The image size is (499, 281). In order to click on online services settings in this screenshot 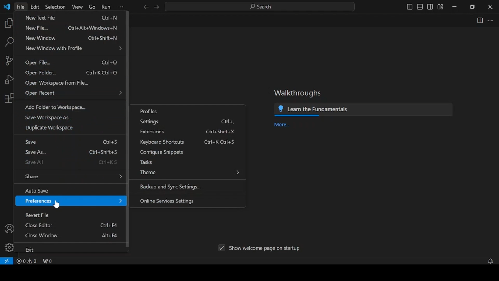, I will do `click(169, 202)`.